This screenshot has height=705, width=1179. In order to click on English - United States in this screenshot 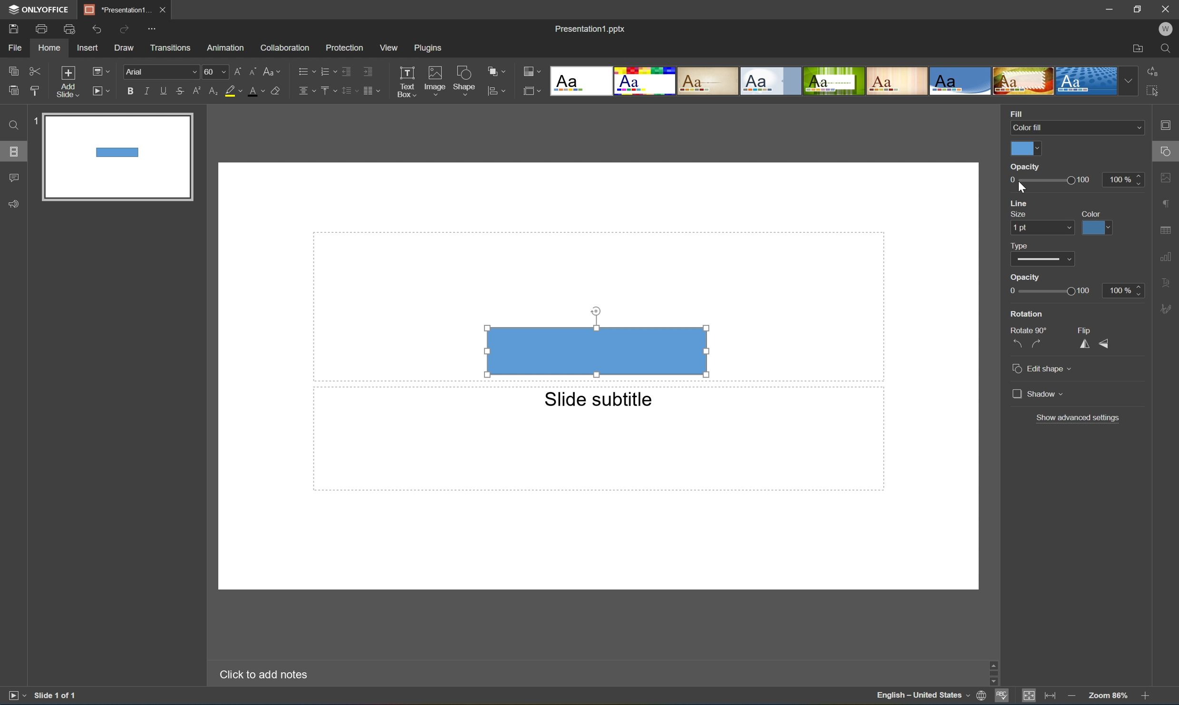, I will do `click(923, 697)`.